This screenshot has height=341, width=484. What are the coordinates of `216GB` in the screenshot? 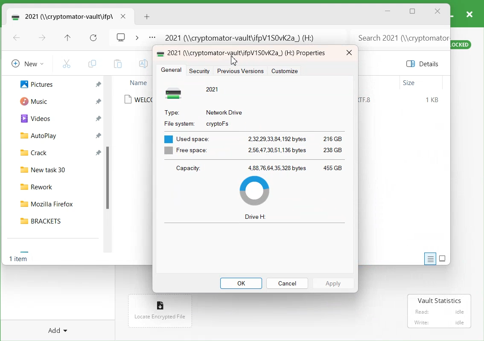 It's located at (332, 138).